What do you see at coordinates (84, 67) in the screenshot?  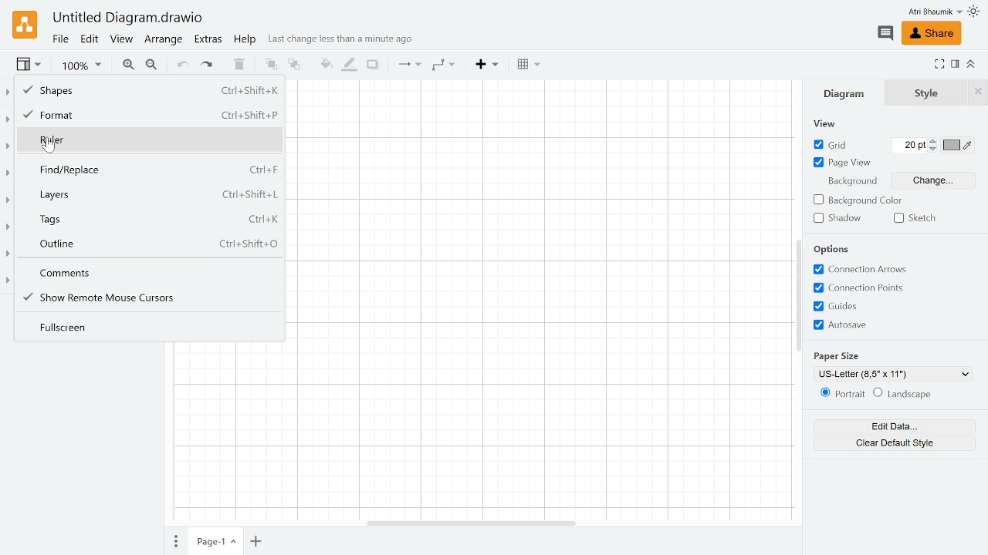 I see `Current zoom` at bounding box center [84, 67].